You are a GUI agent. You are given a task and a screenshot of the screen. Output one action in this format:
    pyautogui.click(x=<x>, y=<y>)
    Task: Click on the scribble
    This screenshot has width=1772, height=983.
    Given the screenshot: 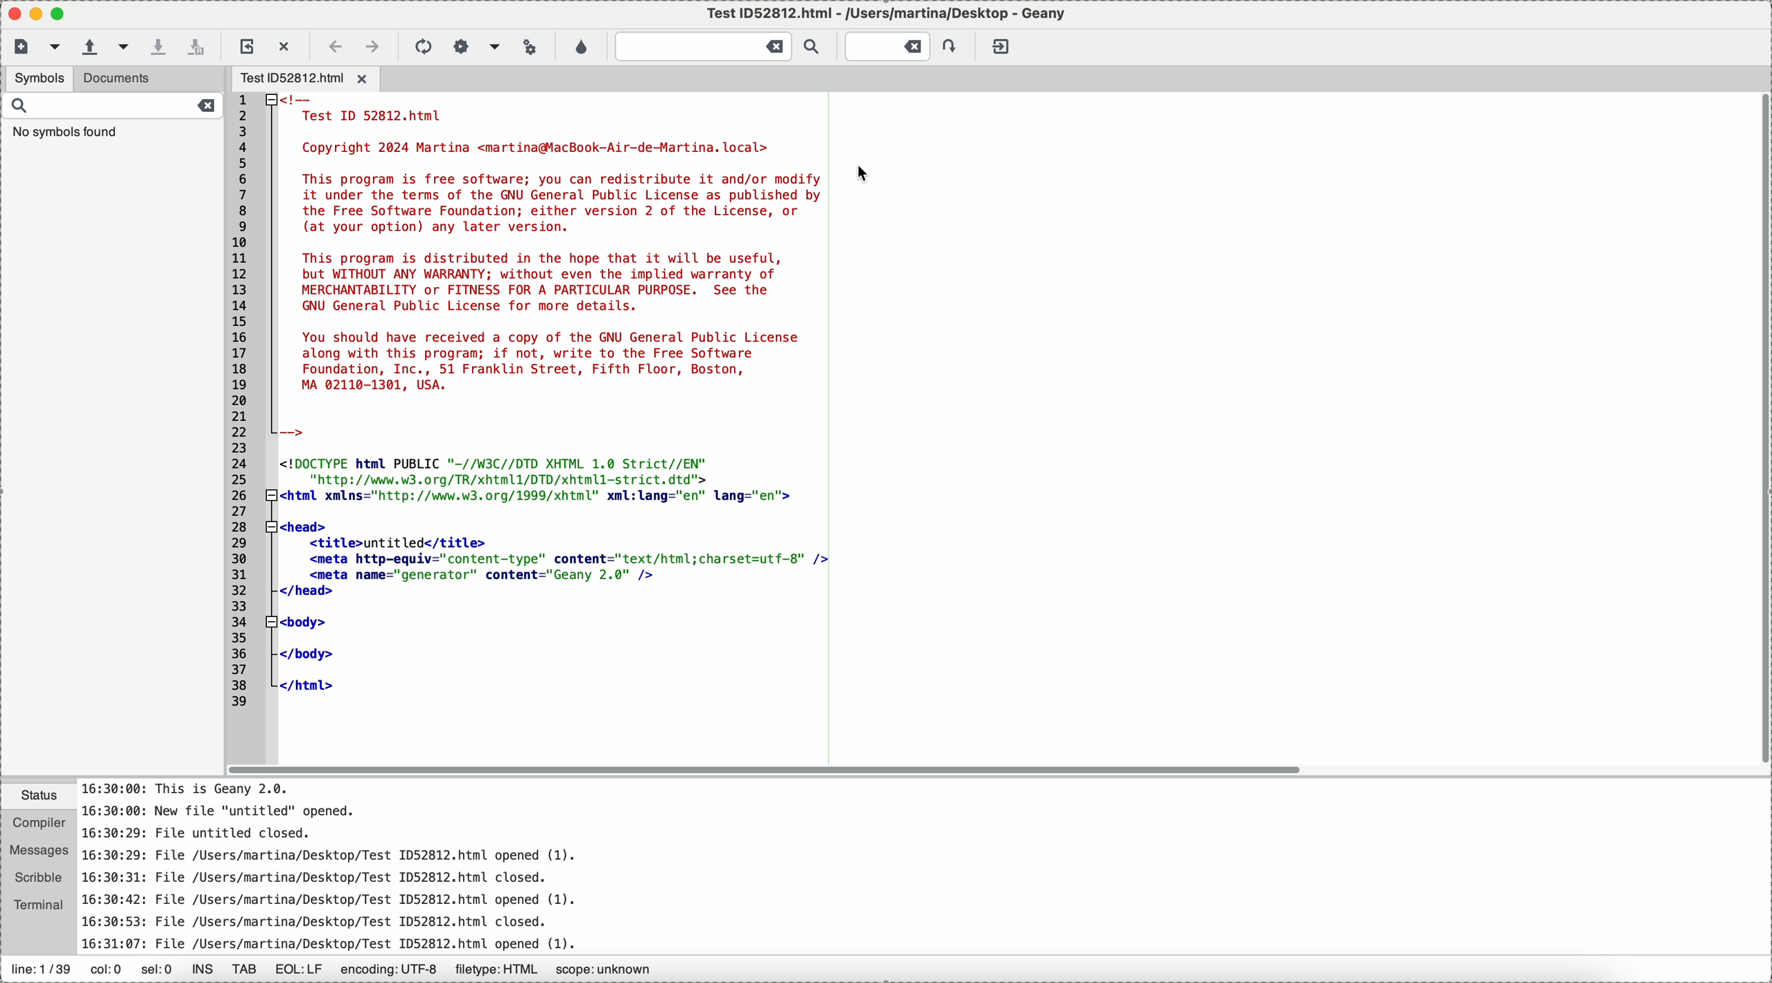 What is the action you would take?
    pyautogui.click(x=39, y=878)
    